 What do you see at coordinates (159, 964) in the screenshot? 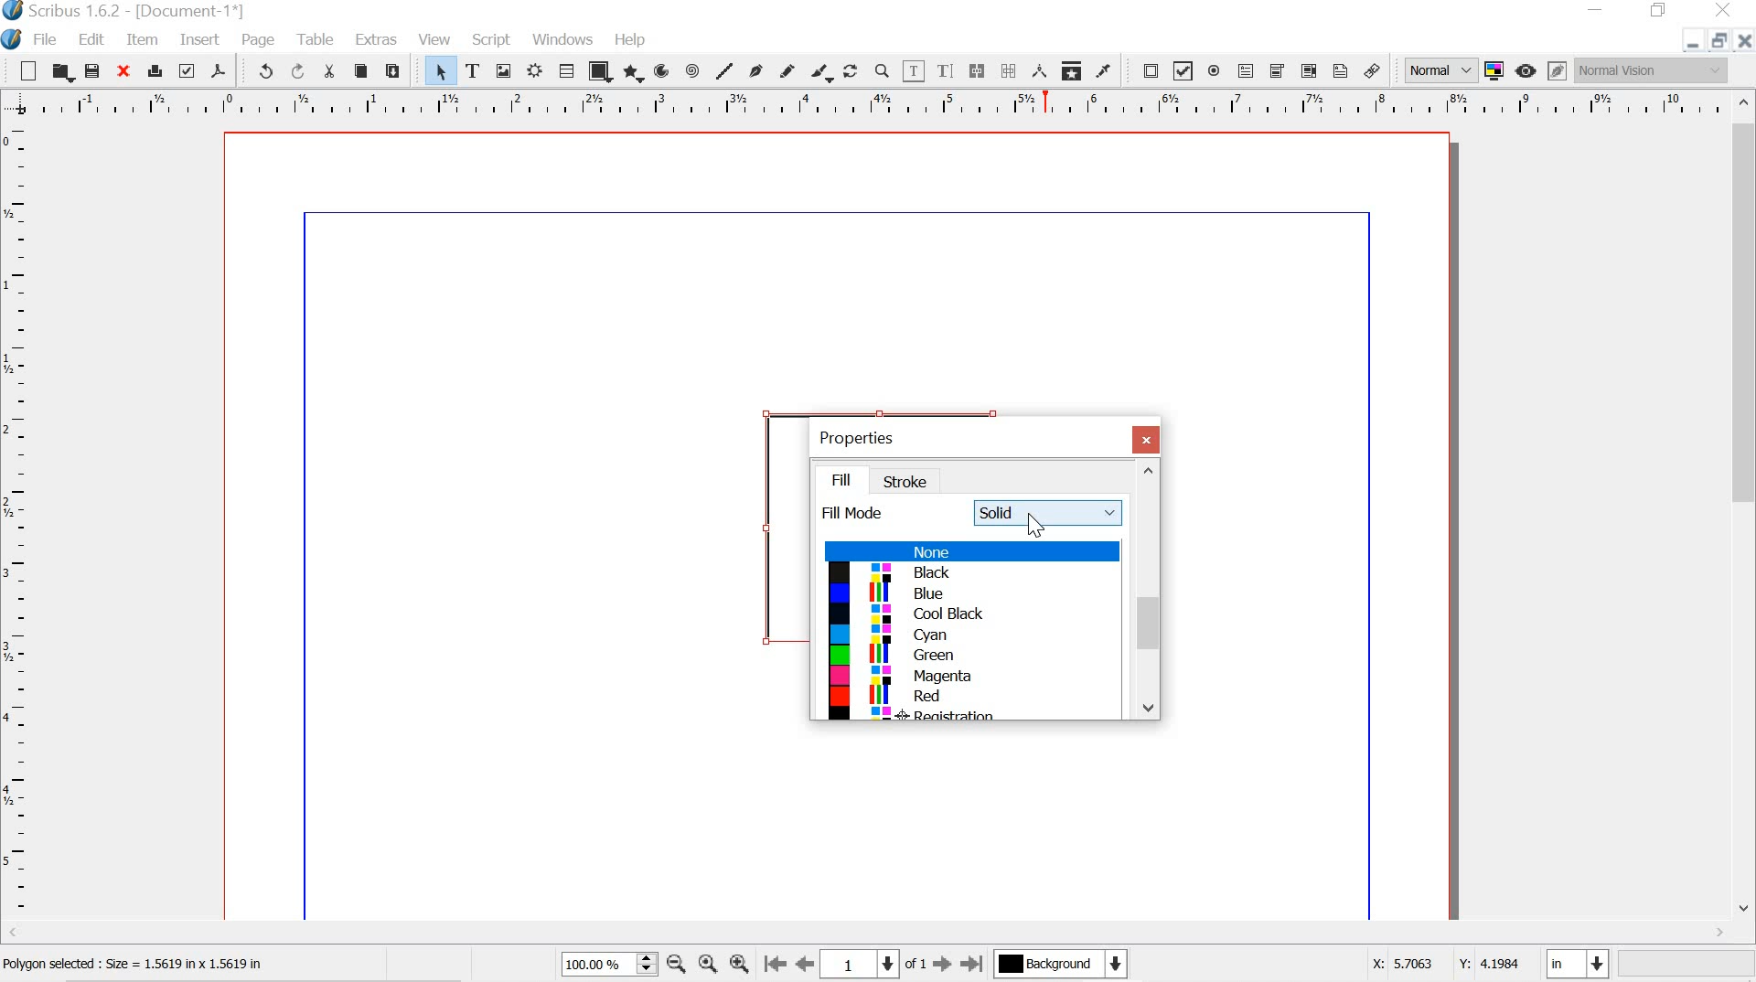
I see `polygon selected : size = 1.5619 in x 5619 in` at bounding box center [159, 964].